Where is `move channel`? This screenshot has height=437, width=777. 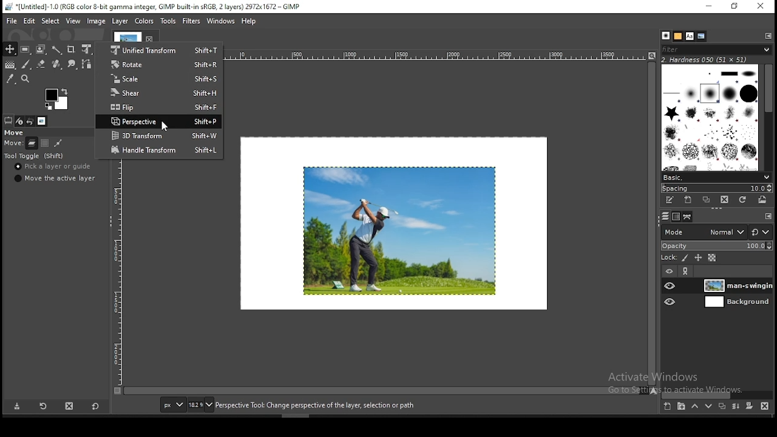 move channel is located at coordinates (46, 143).